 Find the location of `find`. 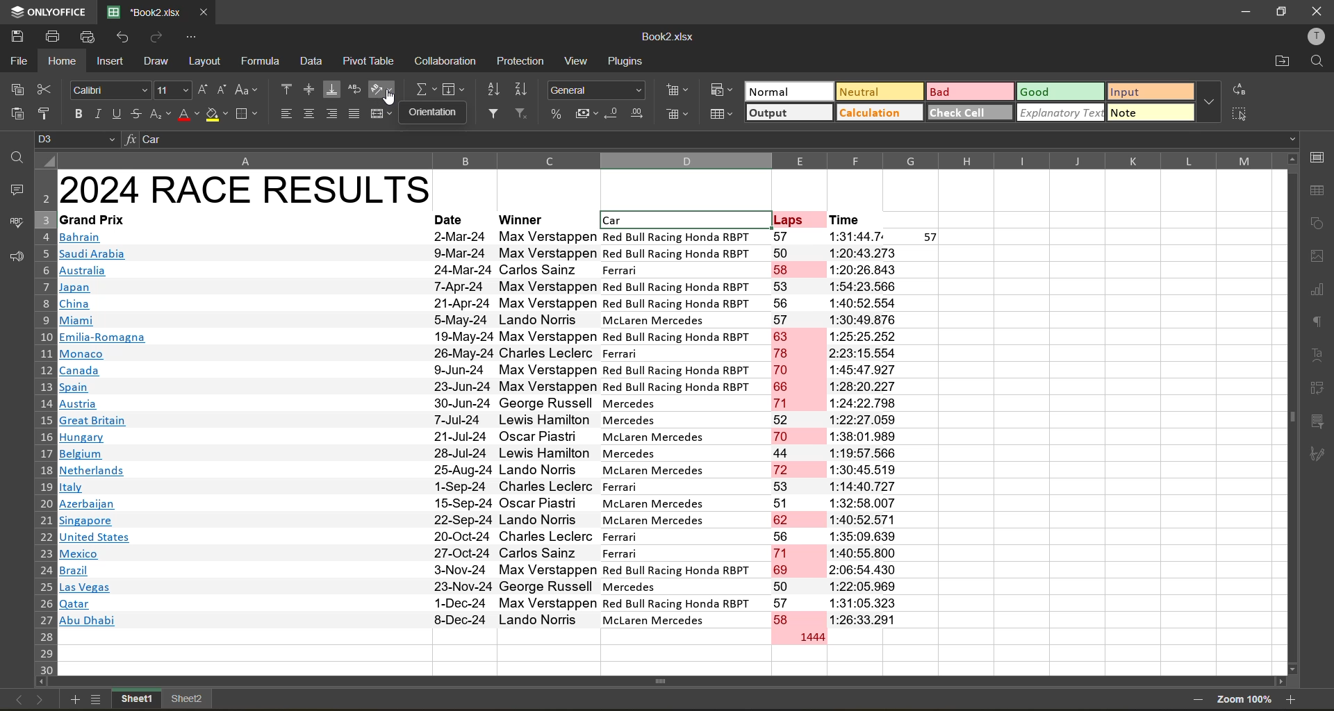

find is located at coordinates (14, 157).